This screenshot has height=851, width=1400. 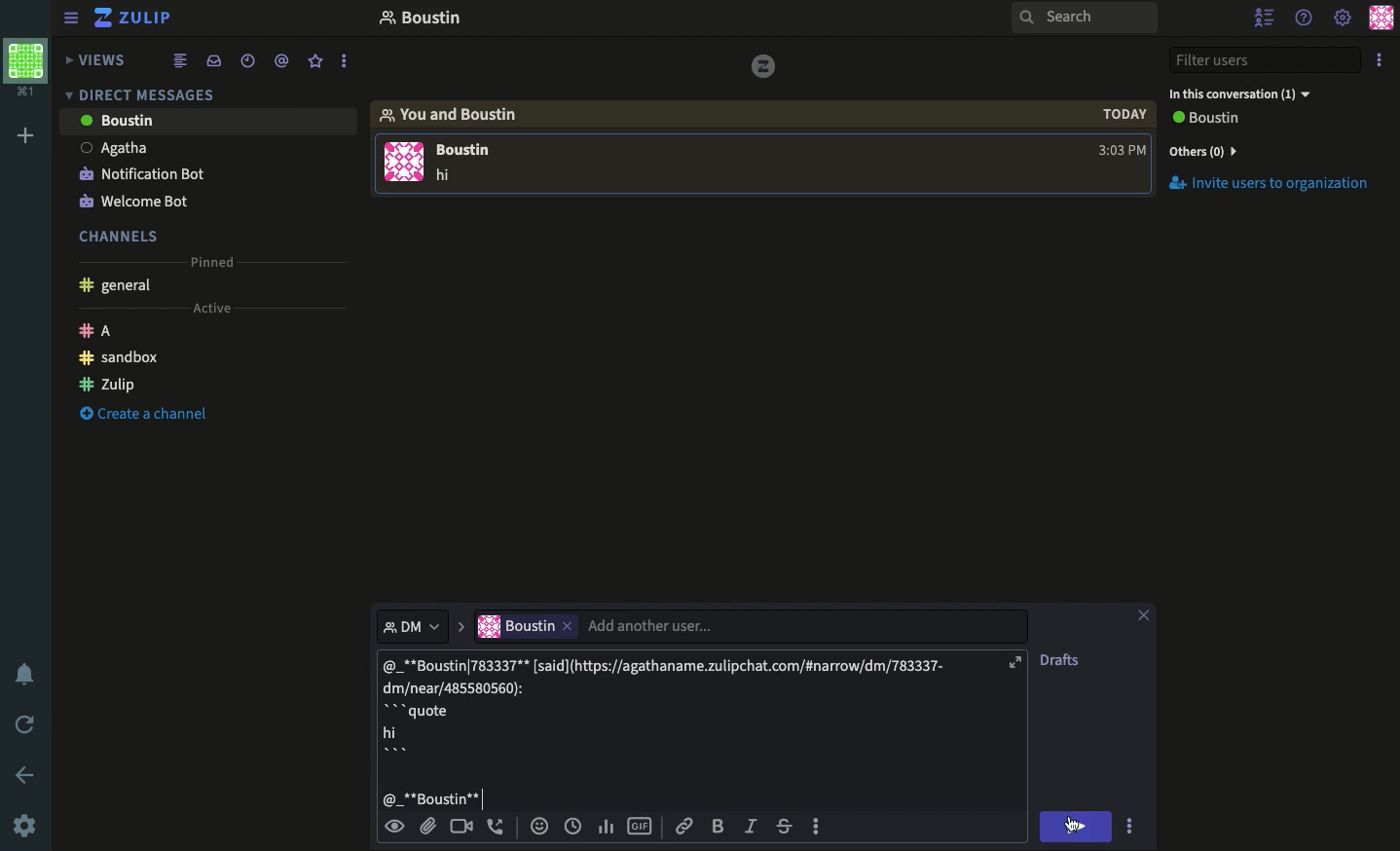 What do you see at coordinates (139, 197) in the screenshot?
I see `Welcome bot` at bounding box center [139, 197].